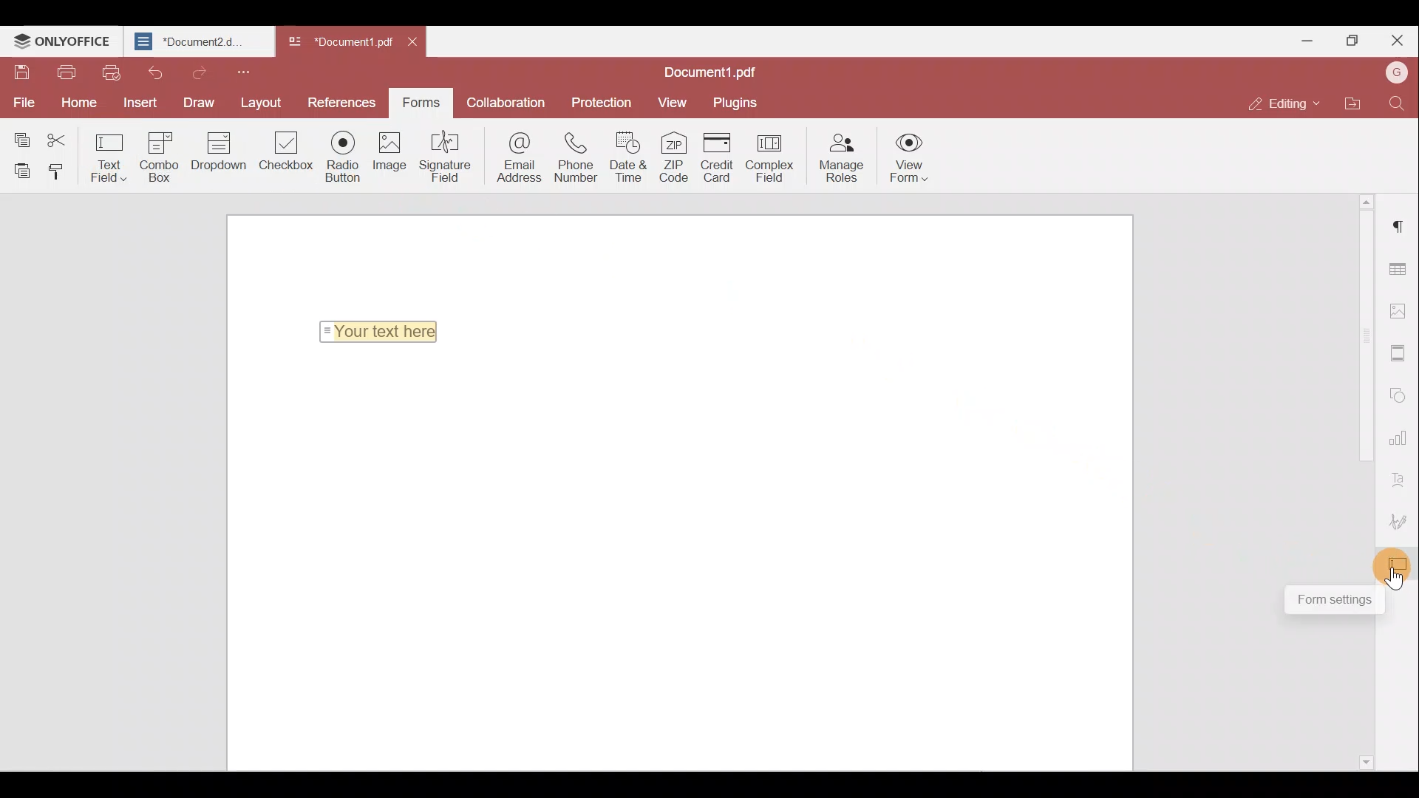 Image resolution: width=1419 pixels, height=798 pixels. What do you see at coordinates (19, 71) in the screenshot?
I see `Save` at bounding box center [19, 71].